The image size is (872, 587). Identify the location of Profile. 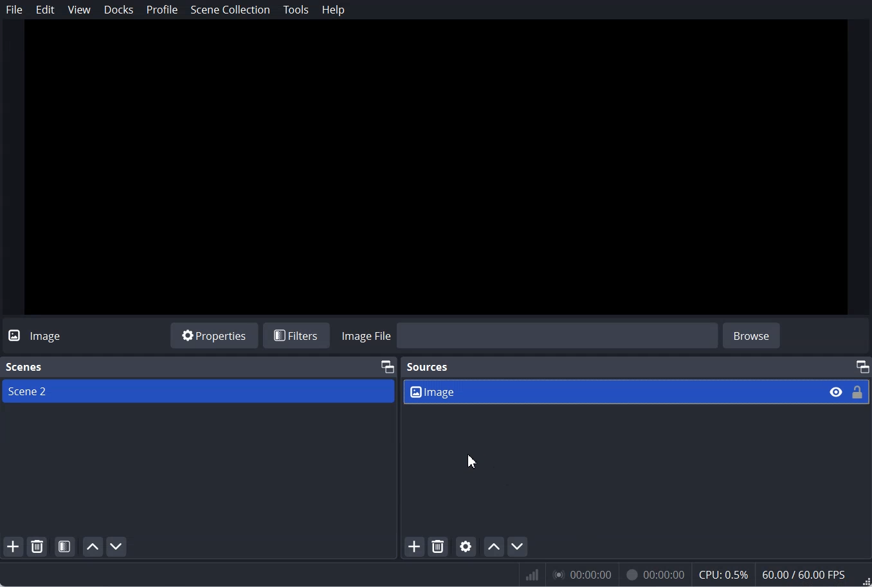
(161, 10).